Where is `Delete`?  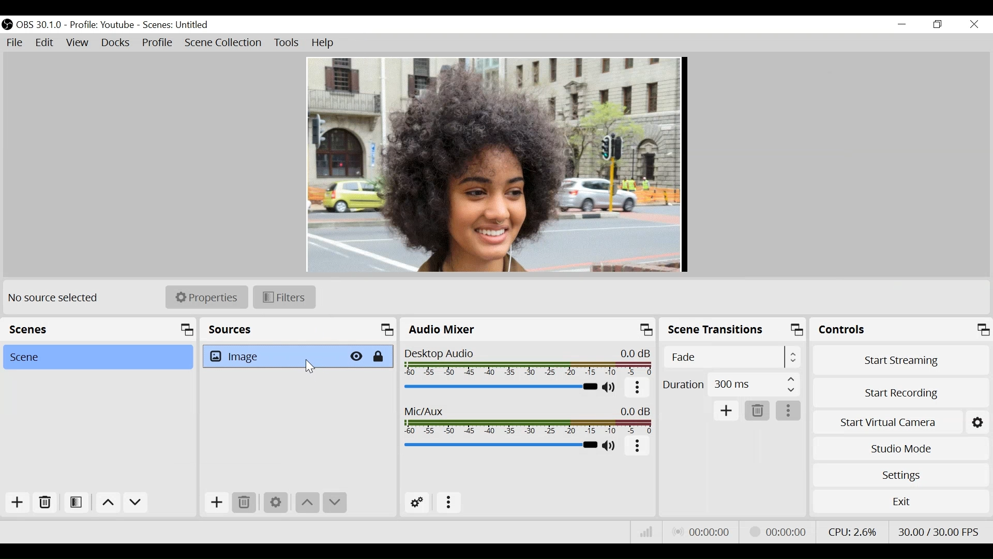
Delete is located at coordinates (757, 411).